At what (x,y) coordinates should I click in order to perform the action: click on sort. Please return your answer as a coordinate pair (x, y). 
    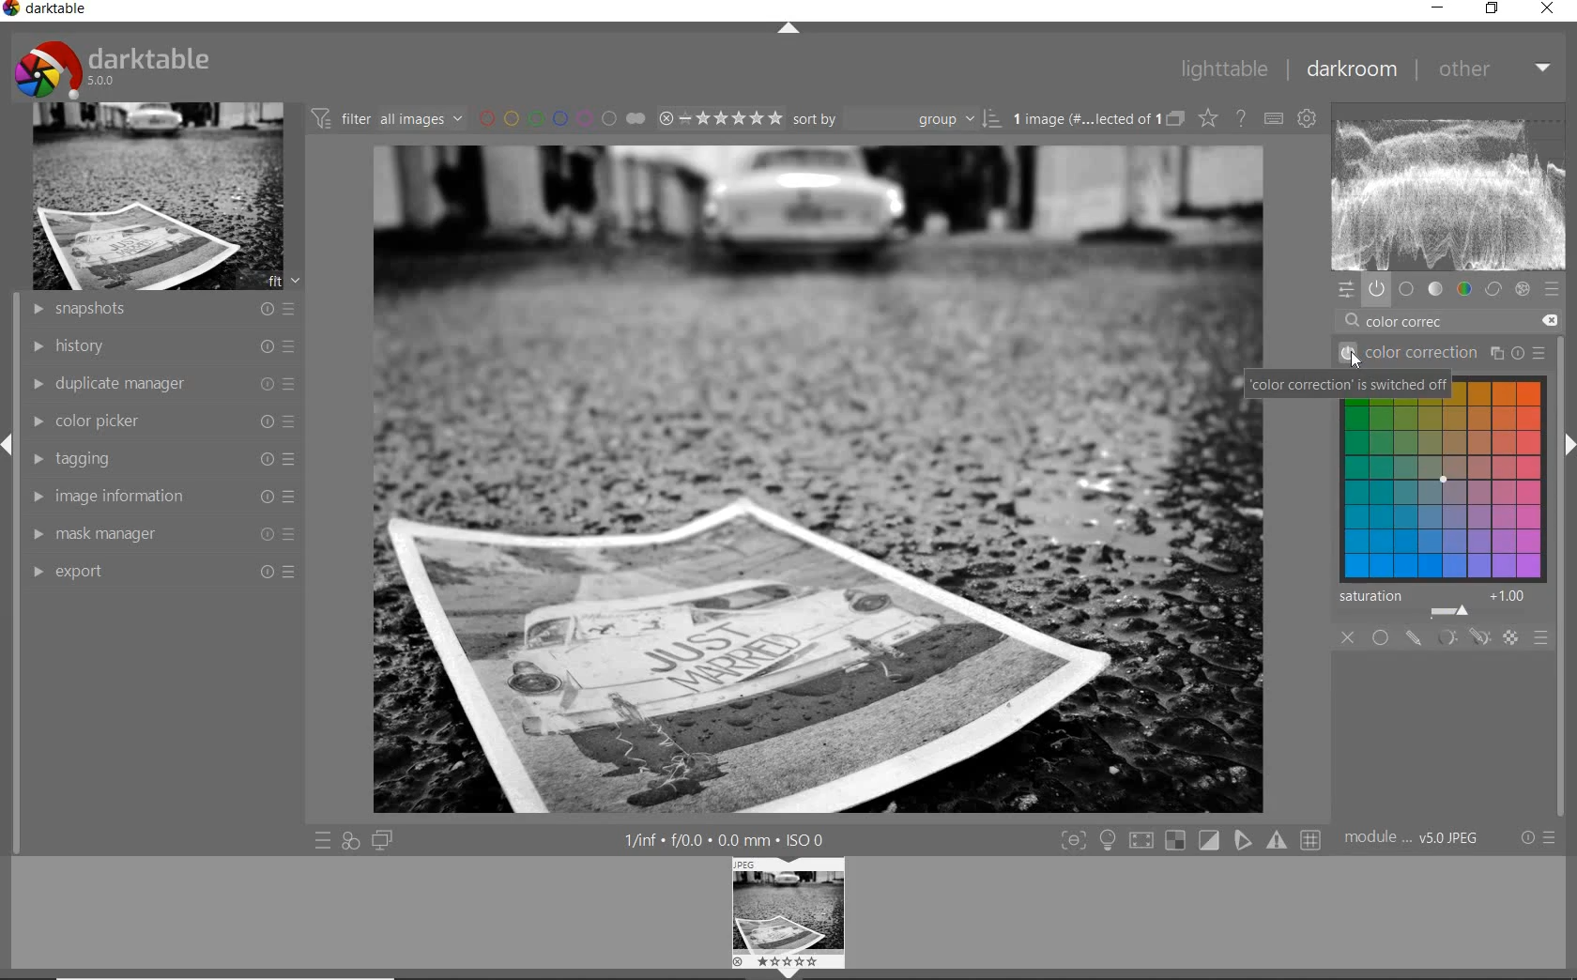
    Looking at the image, I should click on (897, 118).